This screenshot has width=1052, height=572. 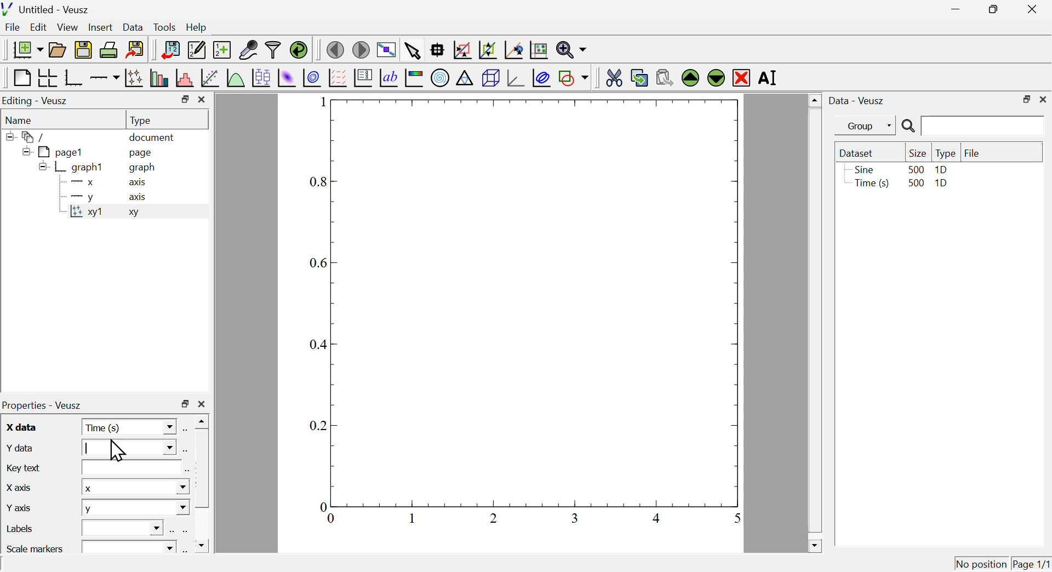 What do you see at coordinates (946, 153) in the screenshot?
I see `type` at bounding box center [946, 153].